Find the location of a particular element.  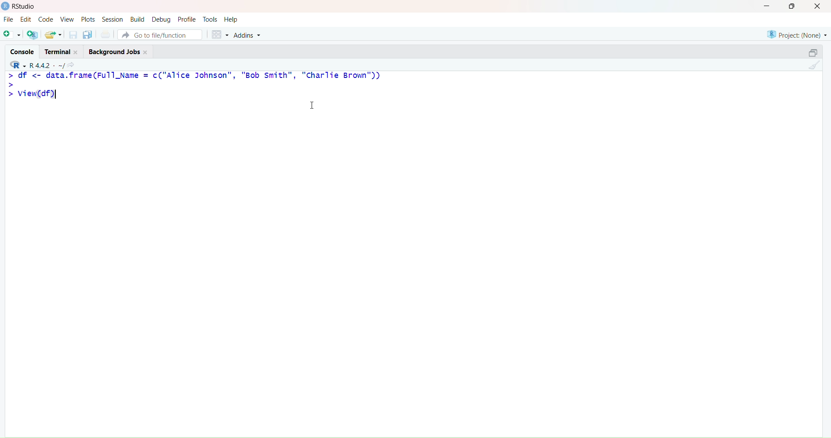

Print the current file is located at coordinates (105, 35).